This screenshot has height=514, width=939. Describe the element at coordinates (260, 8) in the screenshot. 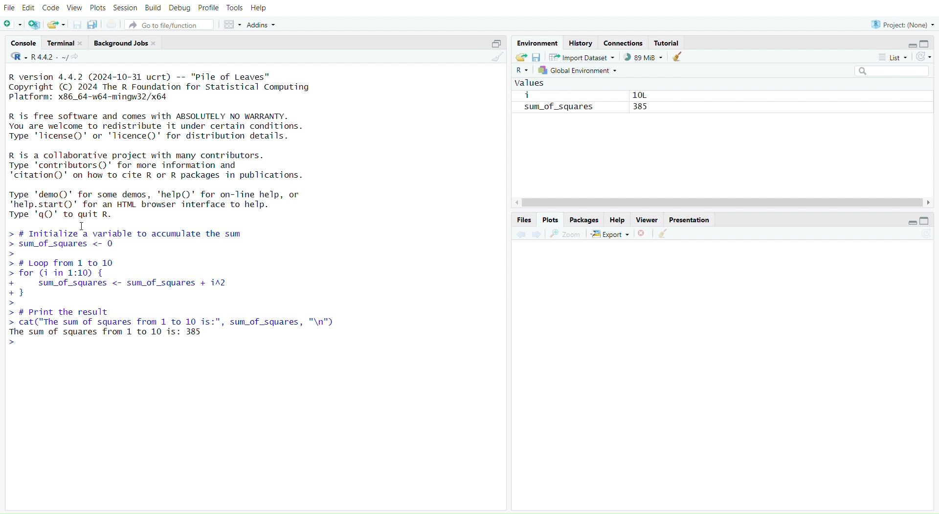

I see `help` at that location.